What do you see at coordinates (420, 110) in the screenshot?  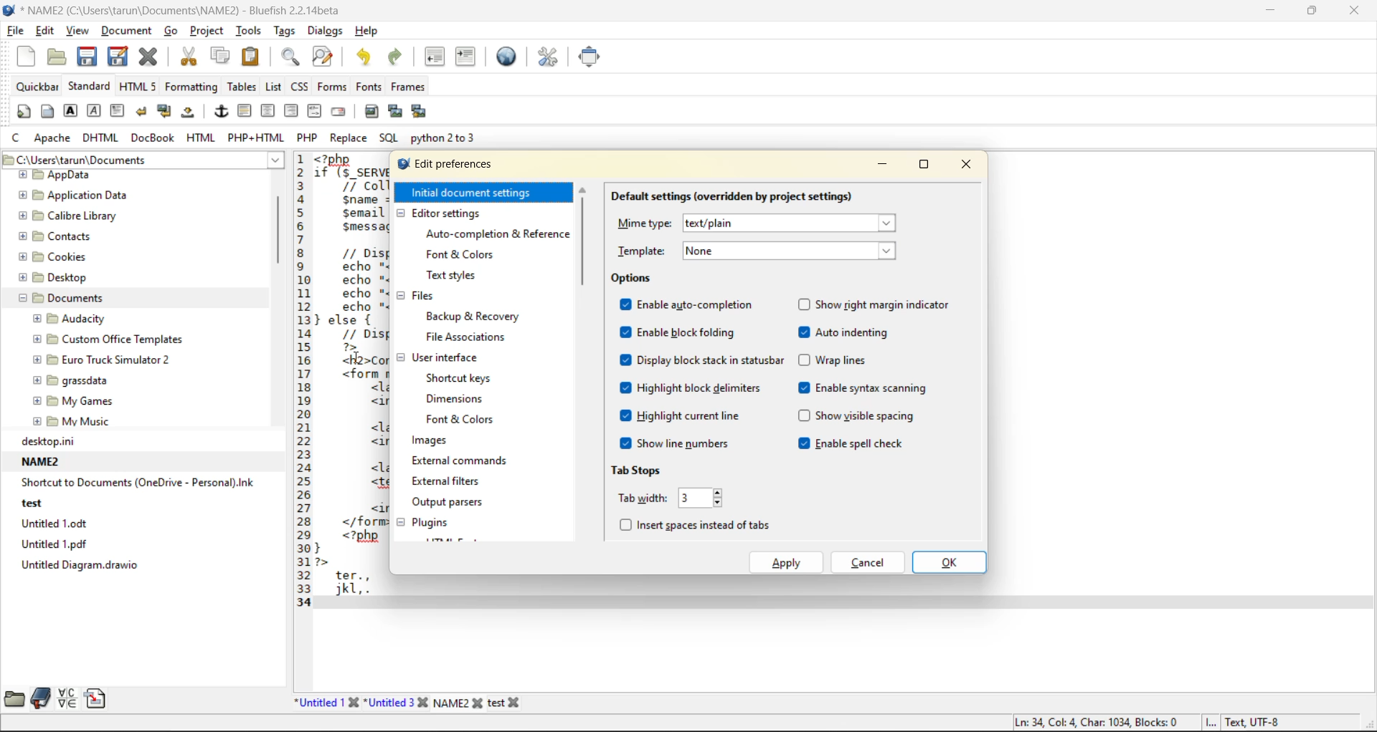 I see `insert multiple thumbnail` at bounding box center [420, 110].